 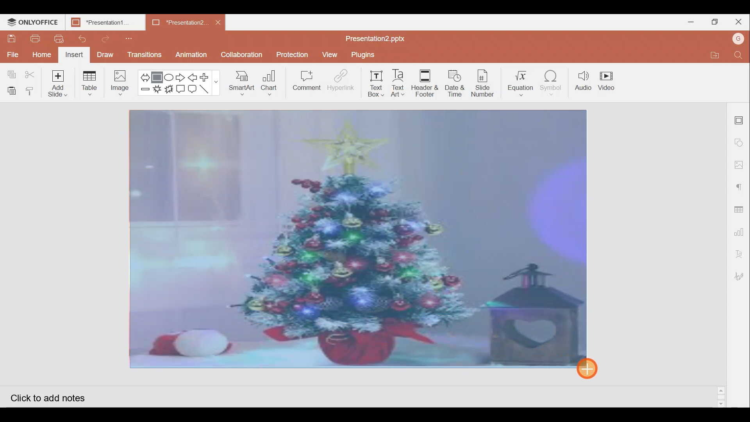 I want to click on Right arrow, so click(x=181, y=76).